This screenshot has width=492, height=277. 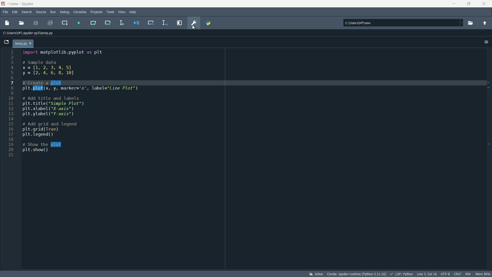 I want to click on tools, so click(x=110, y=12).